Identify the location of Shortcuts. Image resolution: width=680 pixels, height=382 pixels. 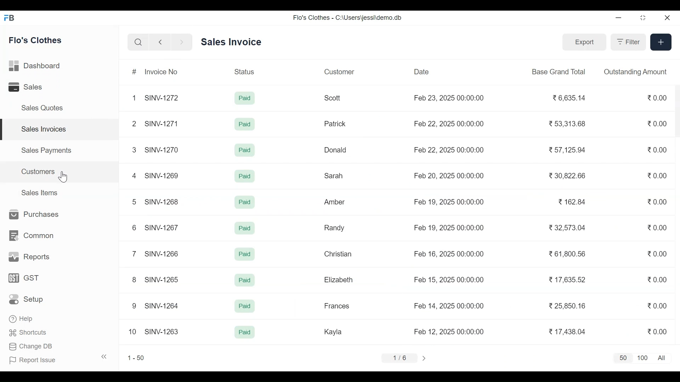
(25, 332).